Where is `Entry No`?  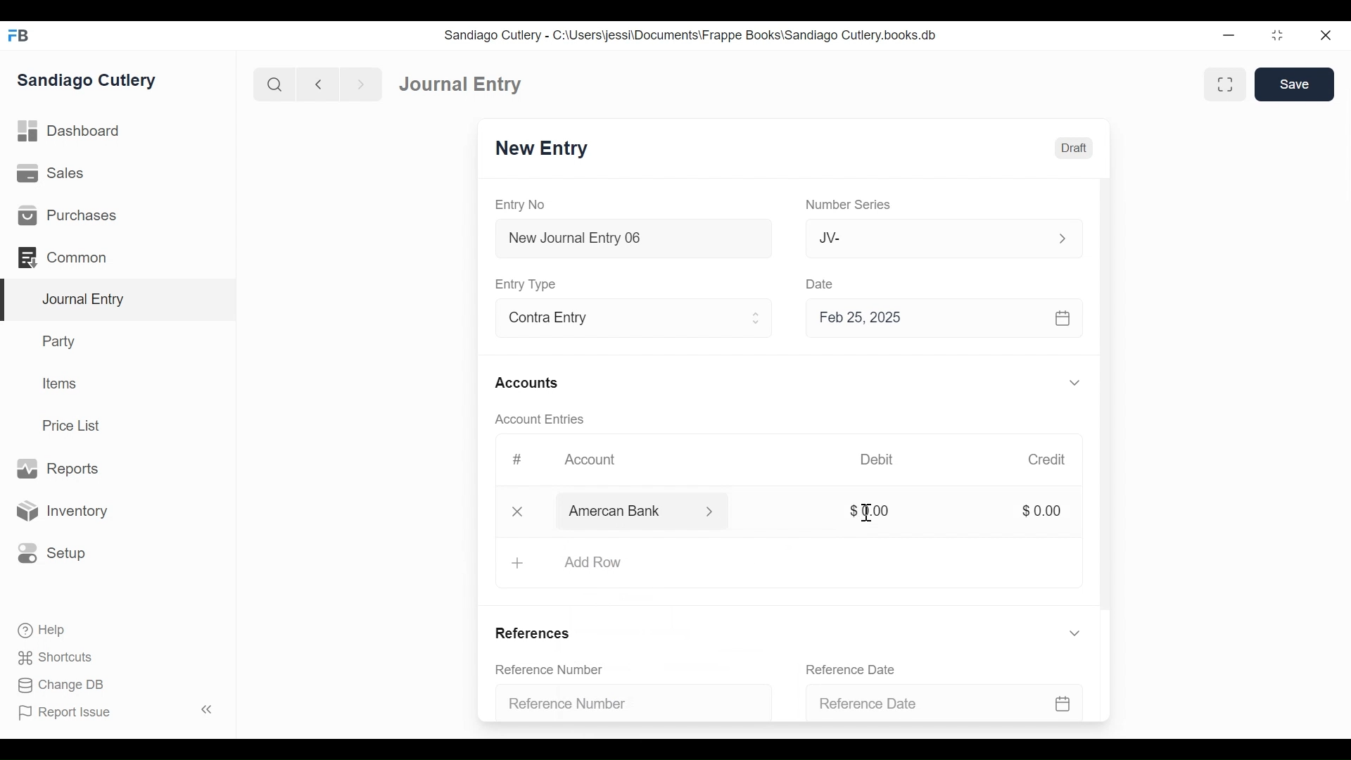
Entry No is located at coordinates (521, 205).